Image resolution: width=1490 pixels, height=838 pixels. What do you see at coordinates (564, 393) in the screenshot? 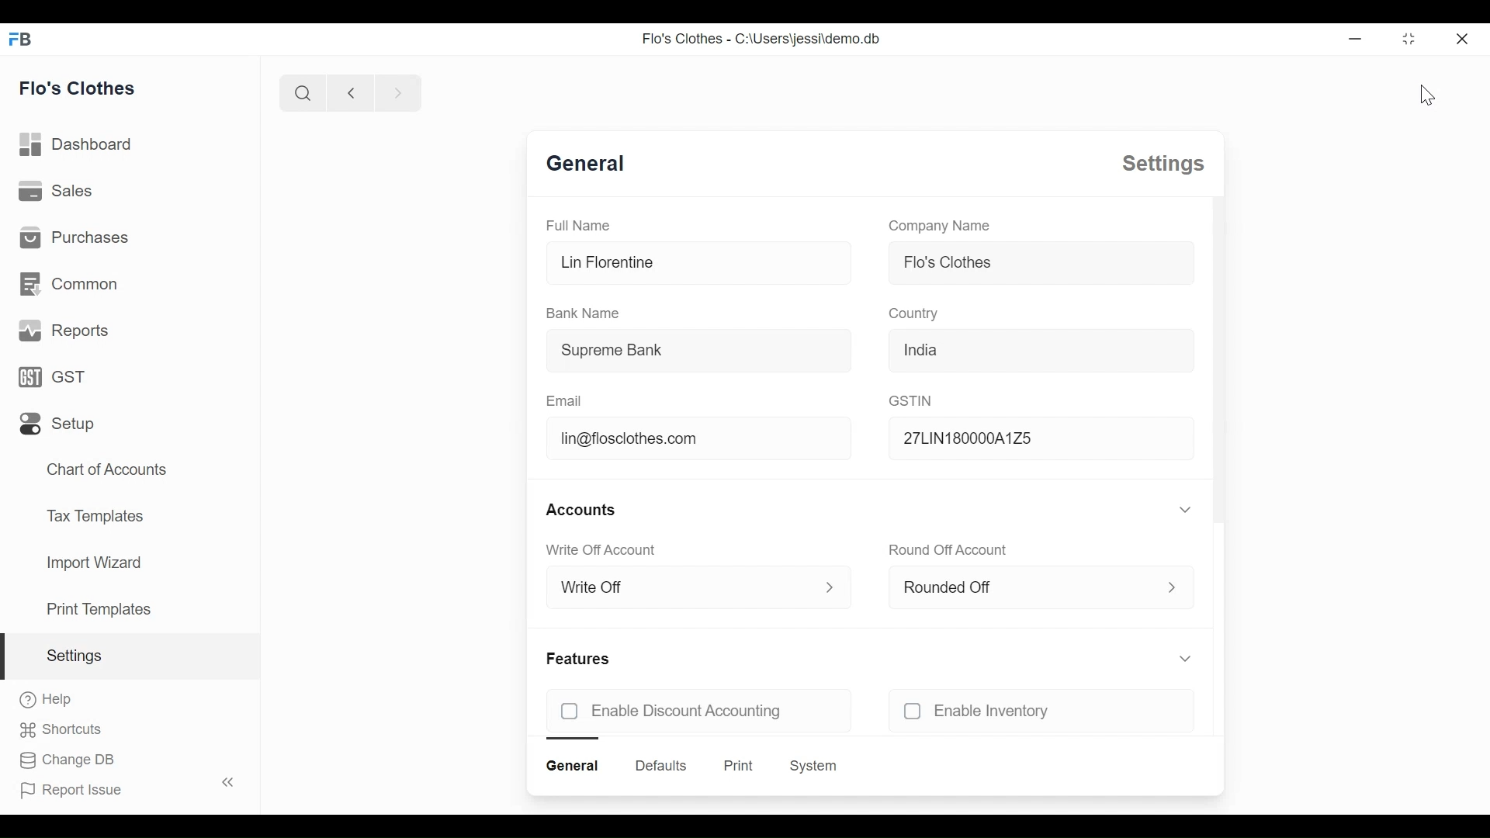
I see `Email` at bounding box center [564, 393].